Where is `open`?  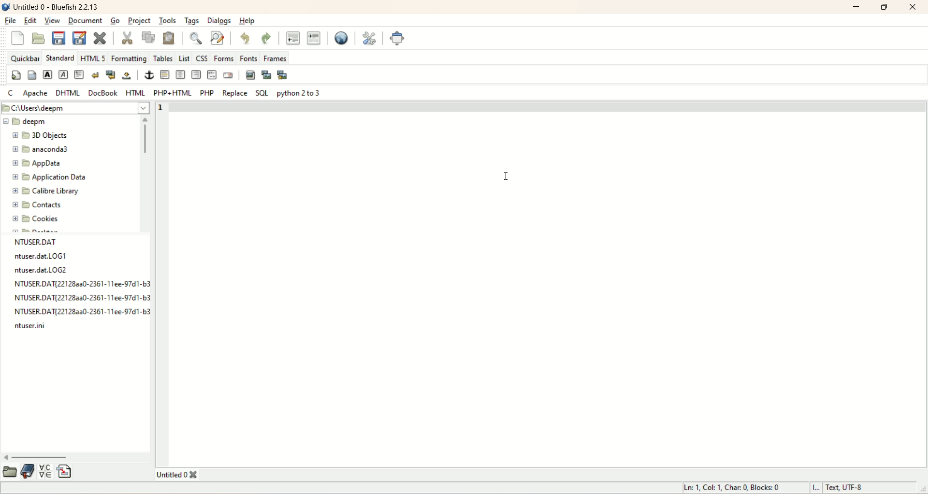 open is located at coordinates (11, 471).